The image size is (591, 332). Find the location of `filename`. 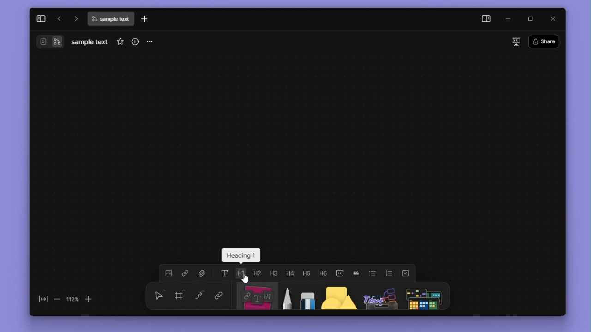

filename is located at coordinates (90, 42).